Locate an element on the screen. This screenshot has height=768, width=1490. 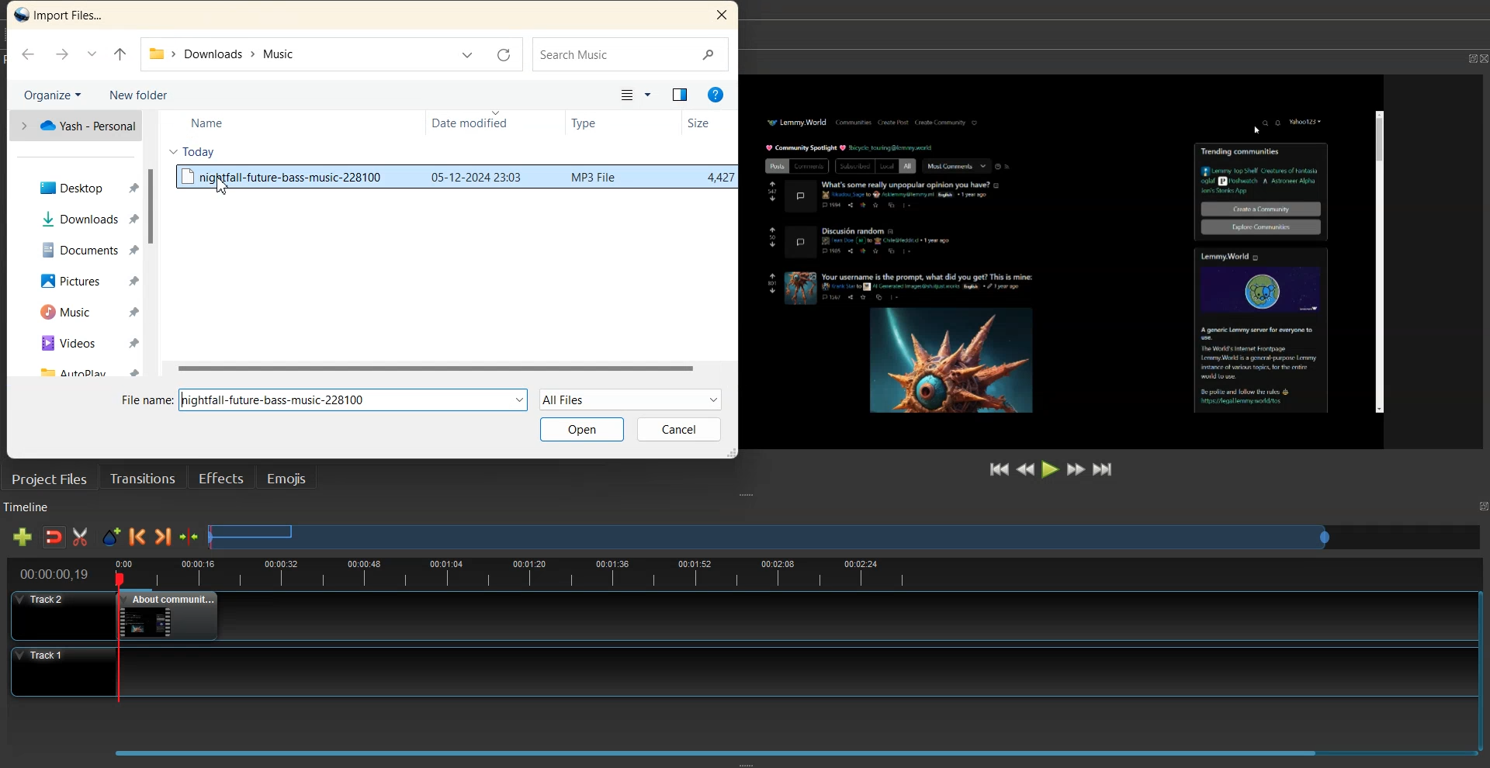
Size is located at coordinates (710, 121).